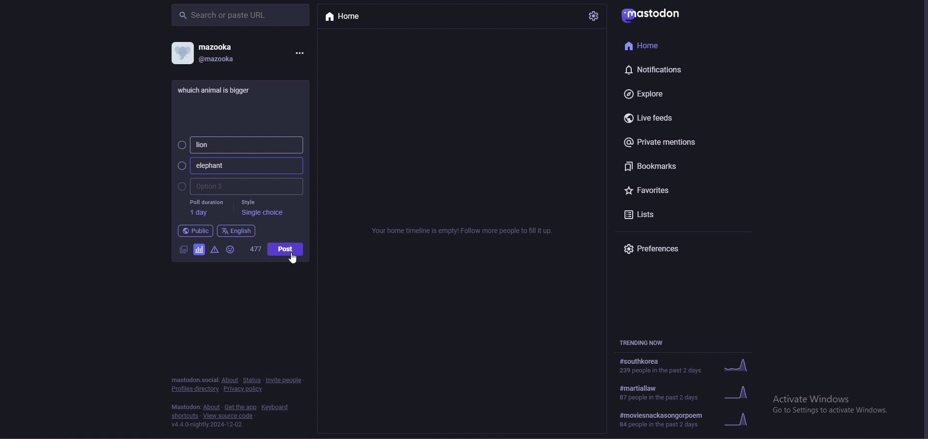 This screenshot has width=928, height=439. Describe the element at coordinates (238, 145) in the screenshot. I see `Lion` at that location.